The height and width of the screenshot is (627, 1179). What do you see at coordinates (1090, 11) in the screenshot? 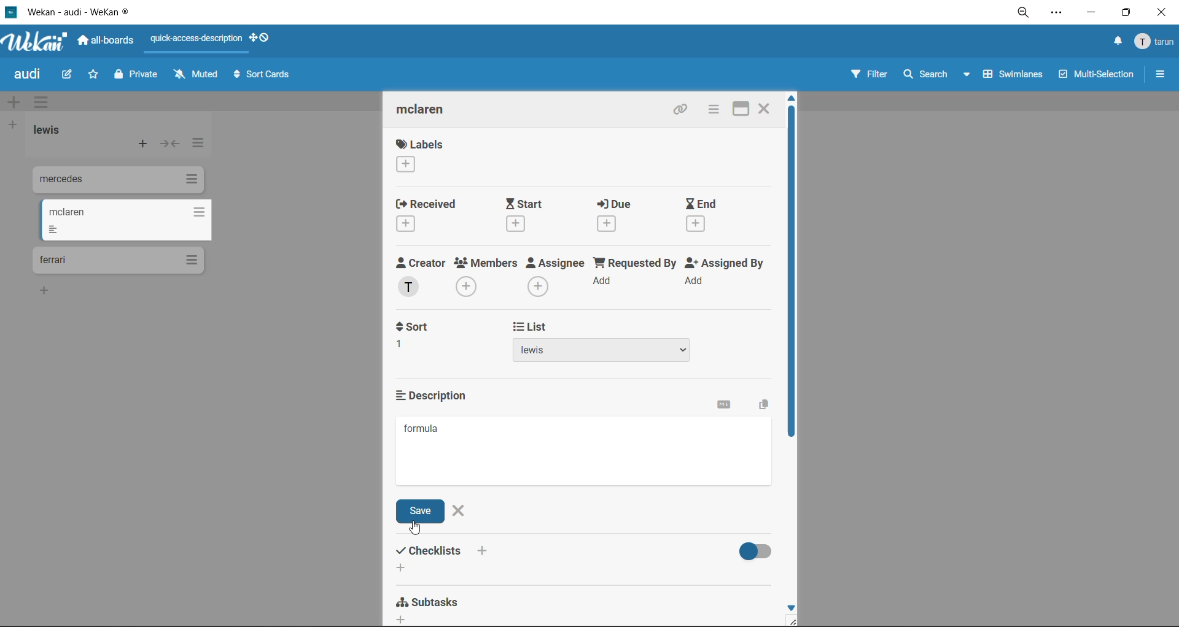
I see `minimize` at bounding box center [1090, 11].